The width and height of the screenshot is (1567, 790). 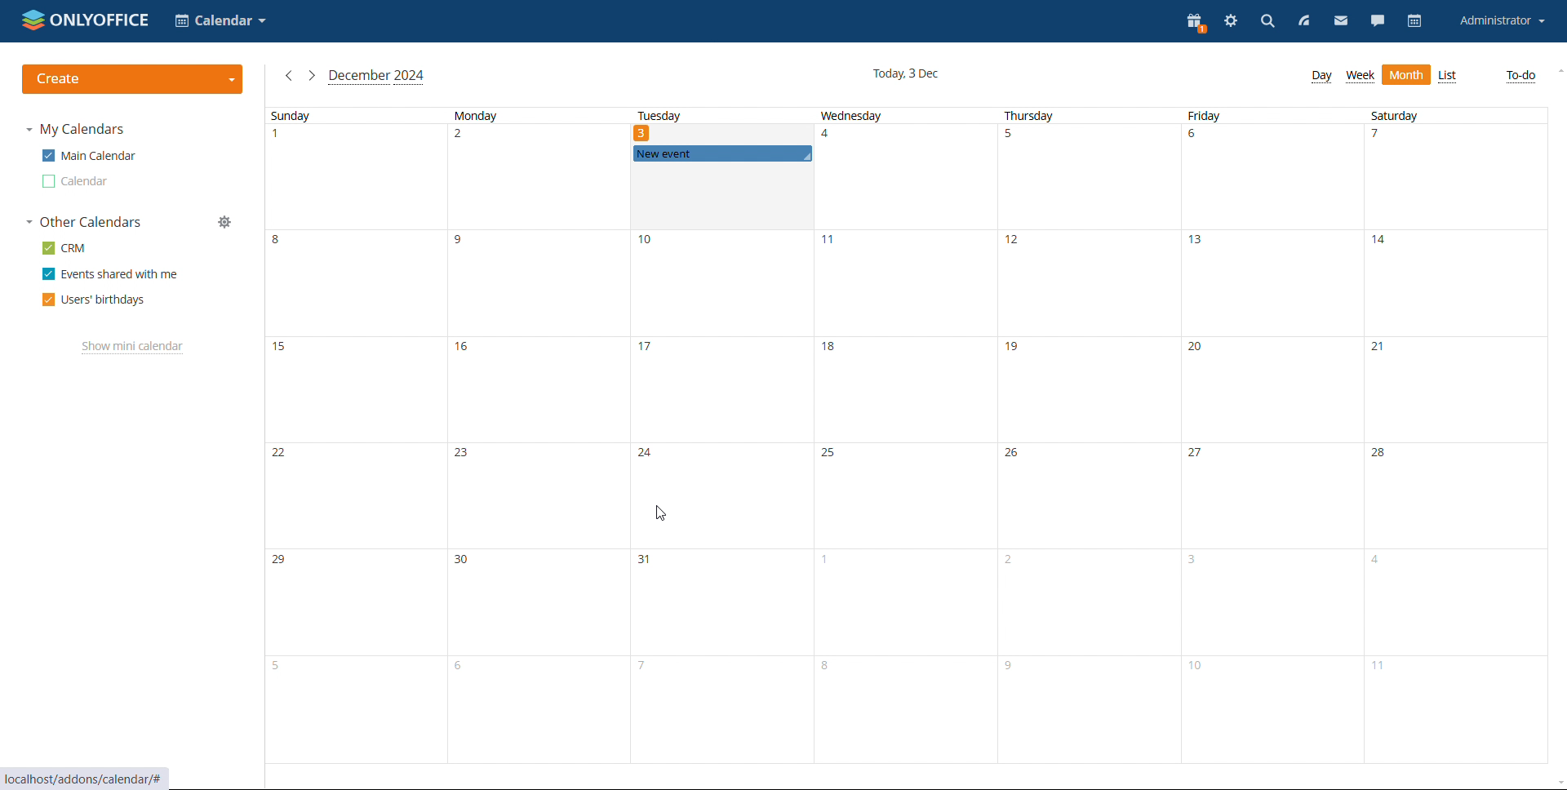 What do you see at coordinates (1456, 282) in the screenshot?
I see `date` at bounding box center [1456, 282].